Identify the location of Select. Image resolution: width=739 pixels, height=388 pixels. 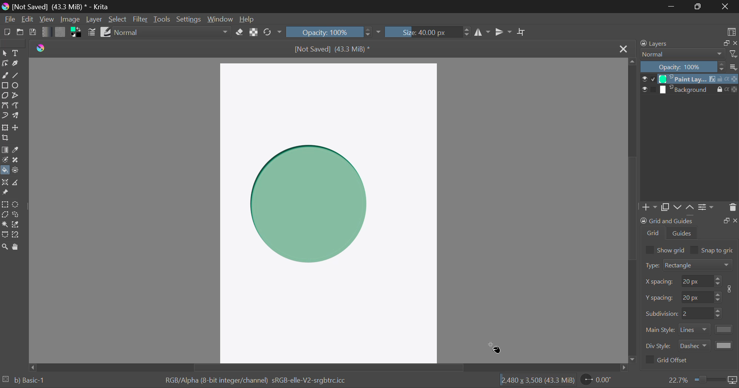
(5, 53).